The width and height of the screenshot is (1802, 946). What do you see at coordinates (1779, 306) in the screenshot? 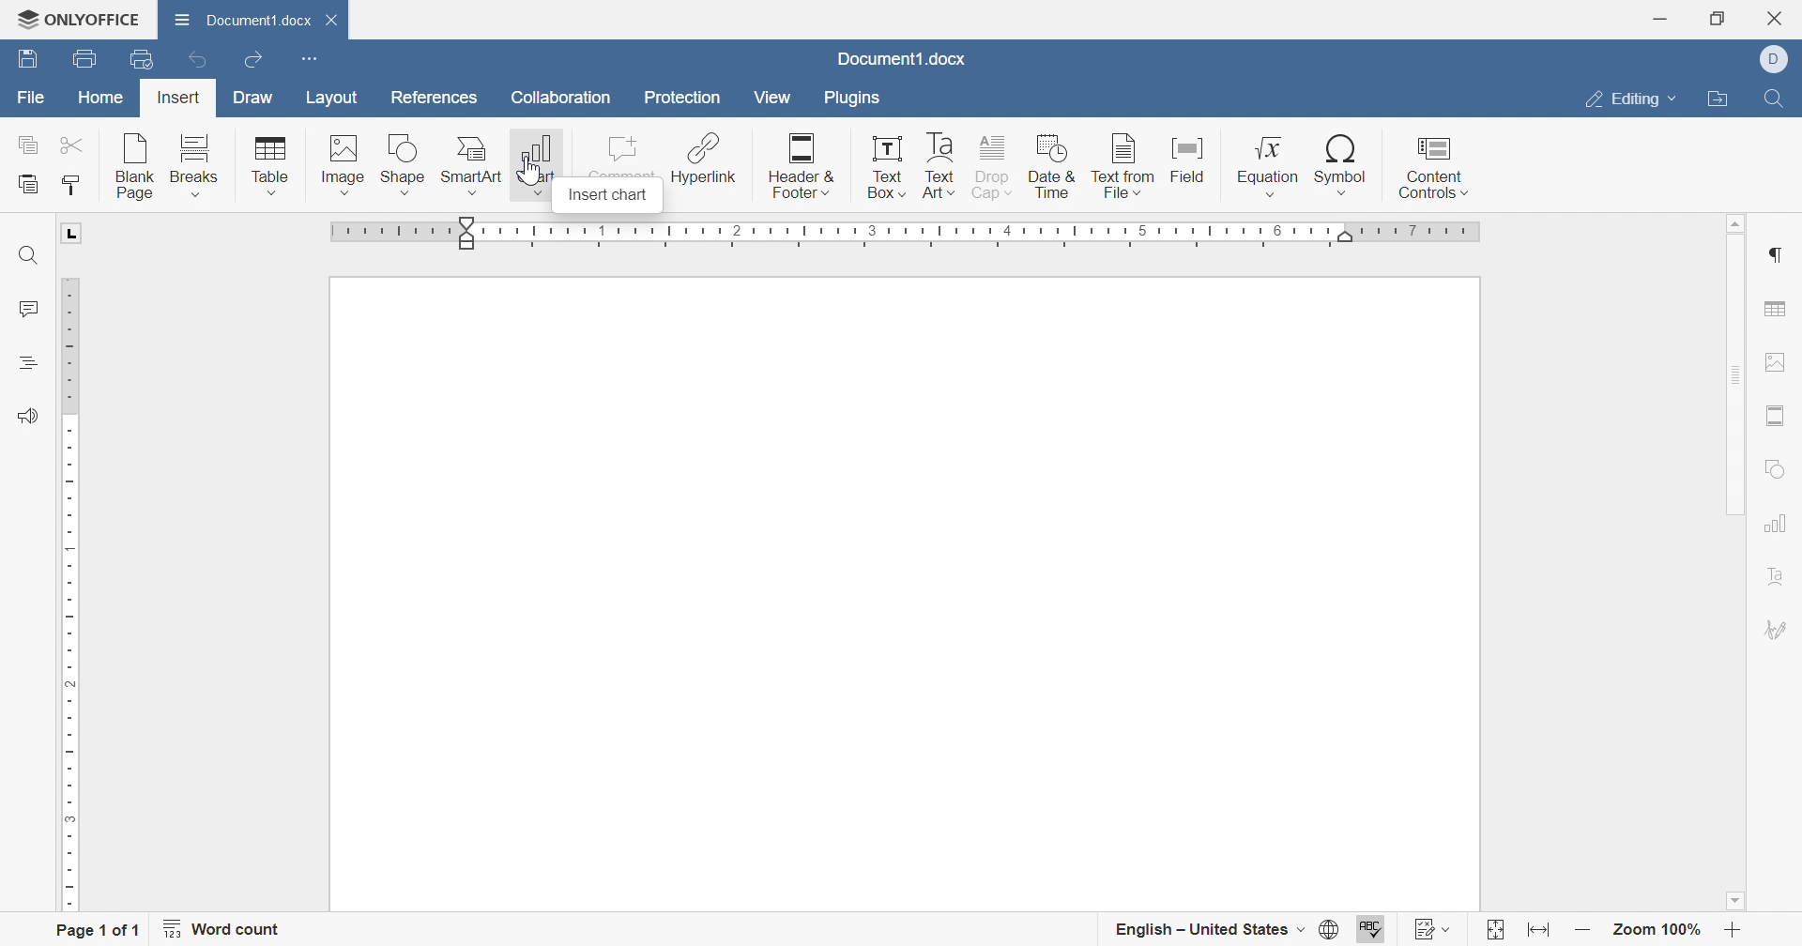
I see `Table settings` at bounding box center [1779, 306].